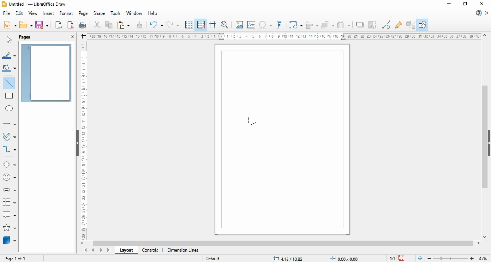  What do you see at coordinates (361, 25) in the screenshot?
I see `shadow` at bounding box center [361, 25].